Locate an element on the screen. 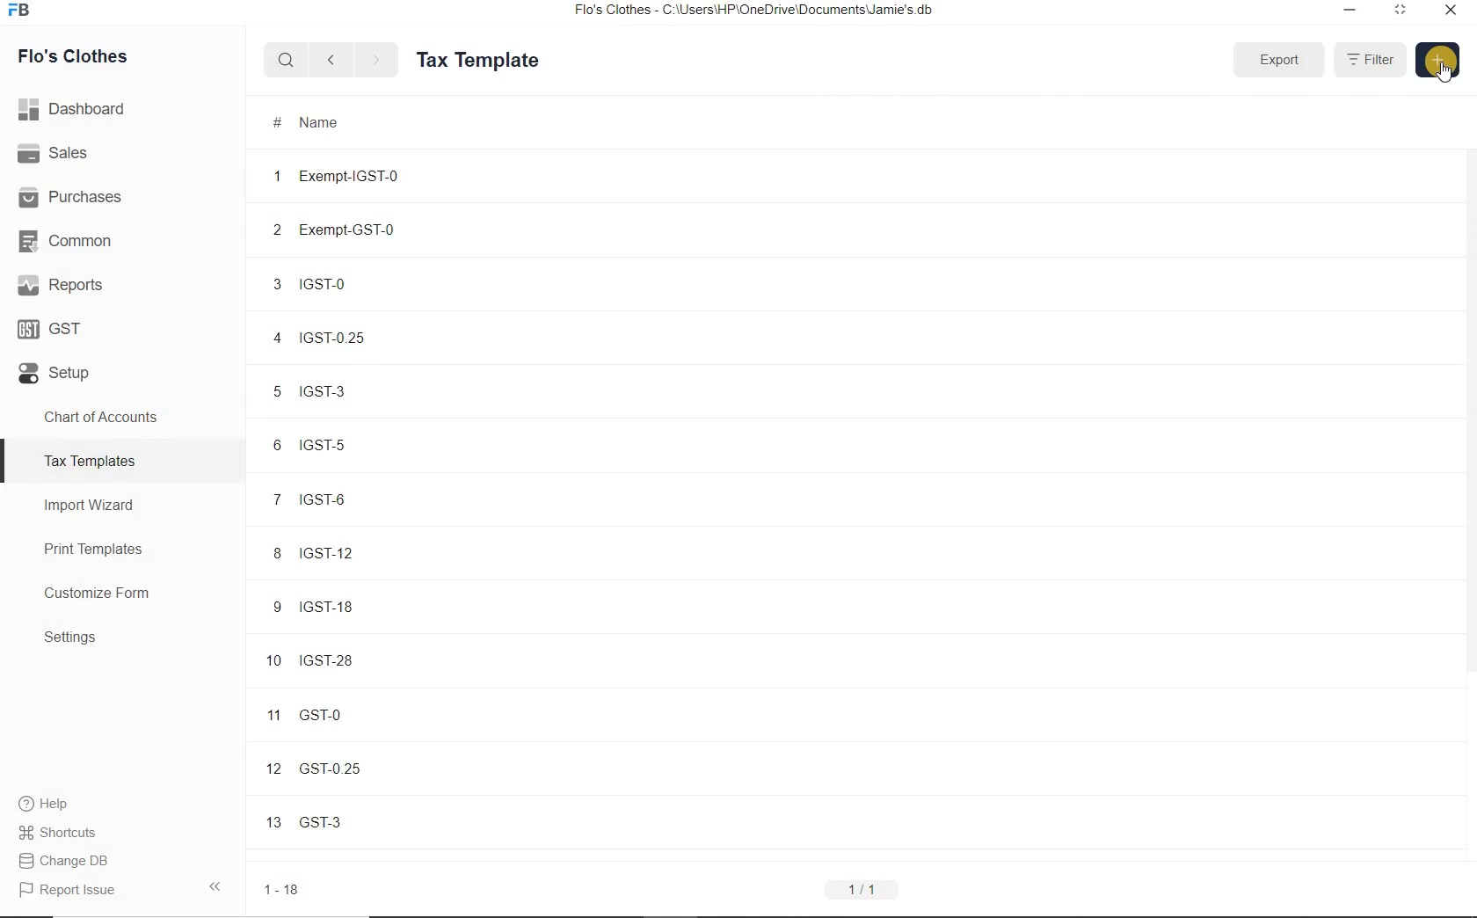  Add is located at coordinates (1438, 60).